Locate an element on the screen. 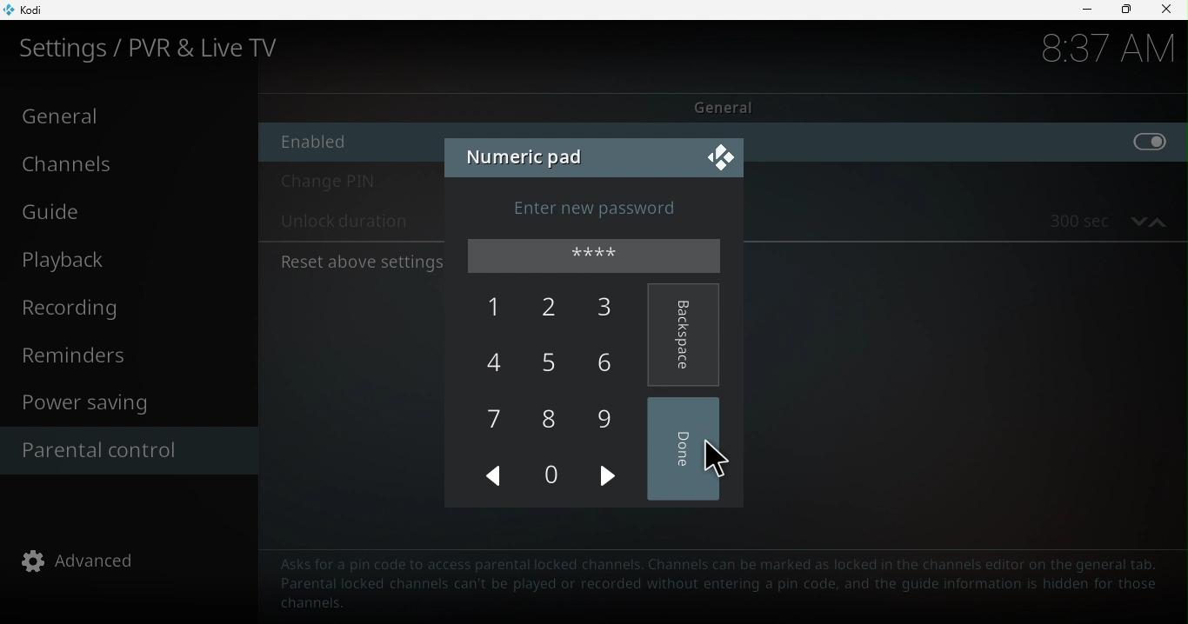 This screenshot has height=624, width=1188. 4 is located at coordinates (499, 366).